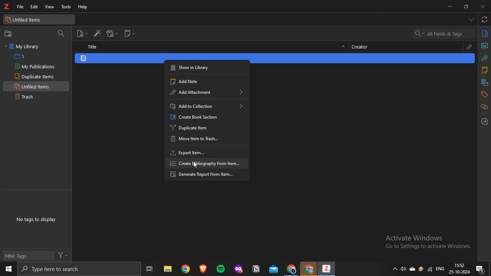  Describe the element at coordinates (421, 268) in the screenshot. I see `drive` at that location.